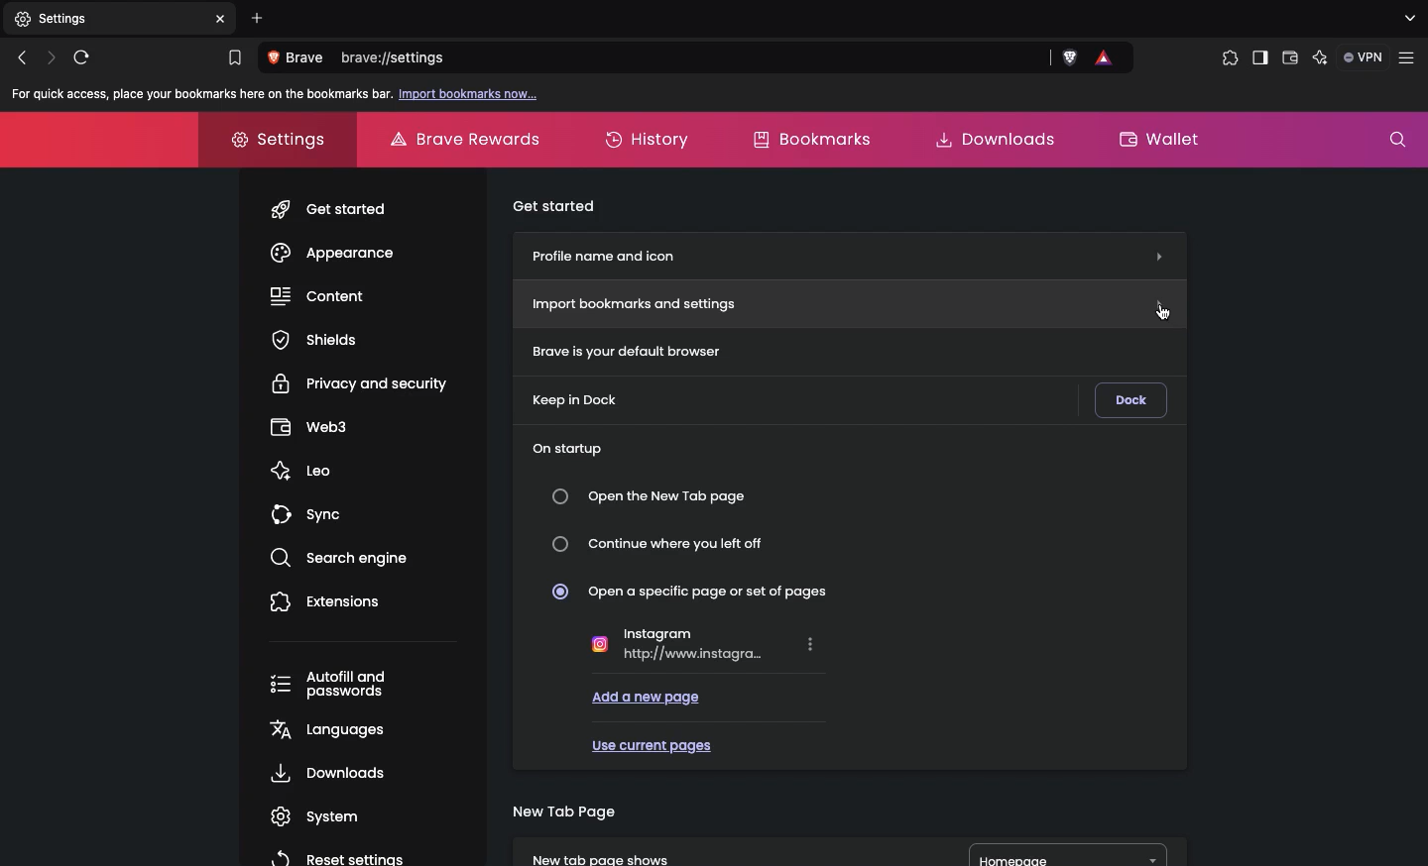 This screenshot has height=866, width=1428. Describe the element at coordinates (654, 496) in the screenshot. I see `Open the new tap page` at that location.